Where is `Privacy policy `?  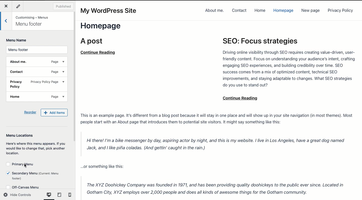
Privacy policy  is located at coordinates (341, 11).